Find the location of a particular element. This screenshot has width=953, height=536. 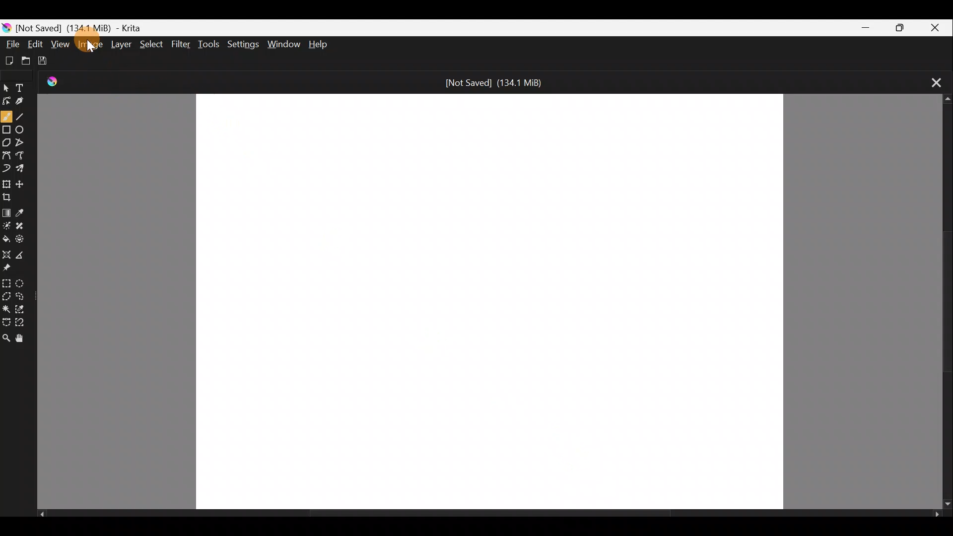

Maximize is located at coordinates (896, 27).